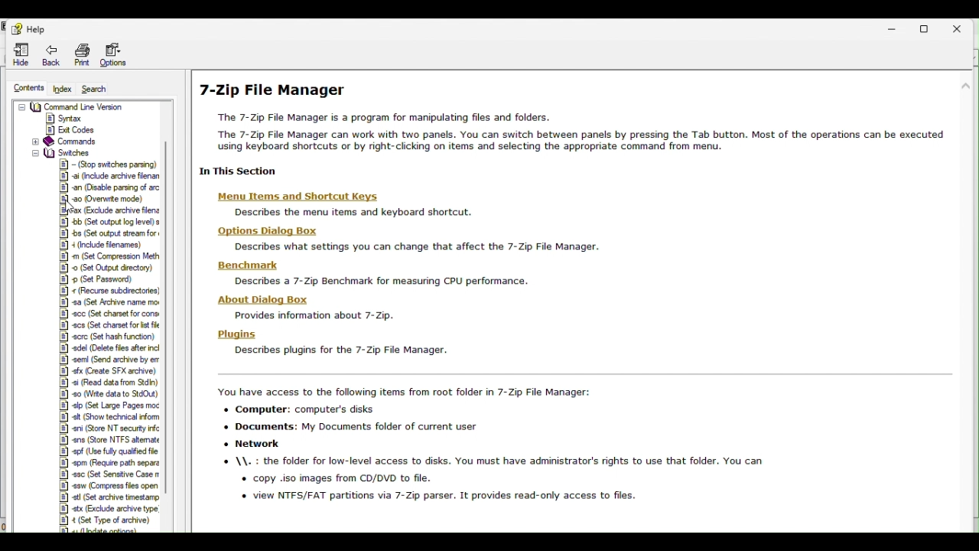 This screenshot has height=551, width=979. I want to click on 8] bs (Set output stream for, so click(109, 233).